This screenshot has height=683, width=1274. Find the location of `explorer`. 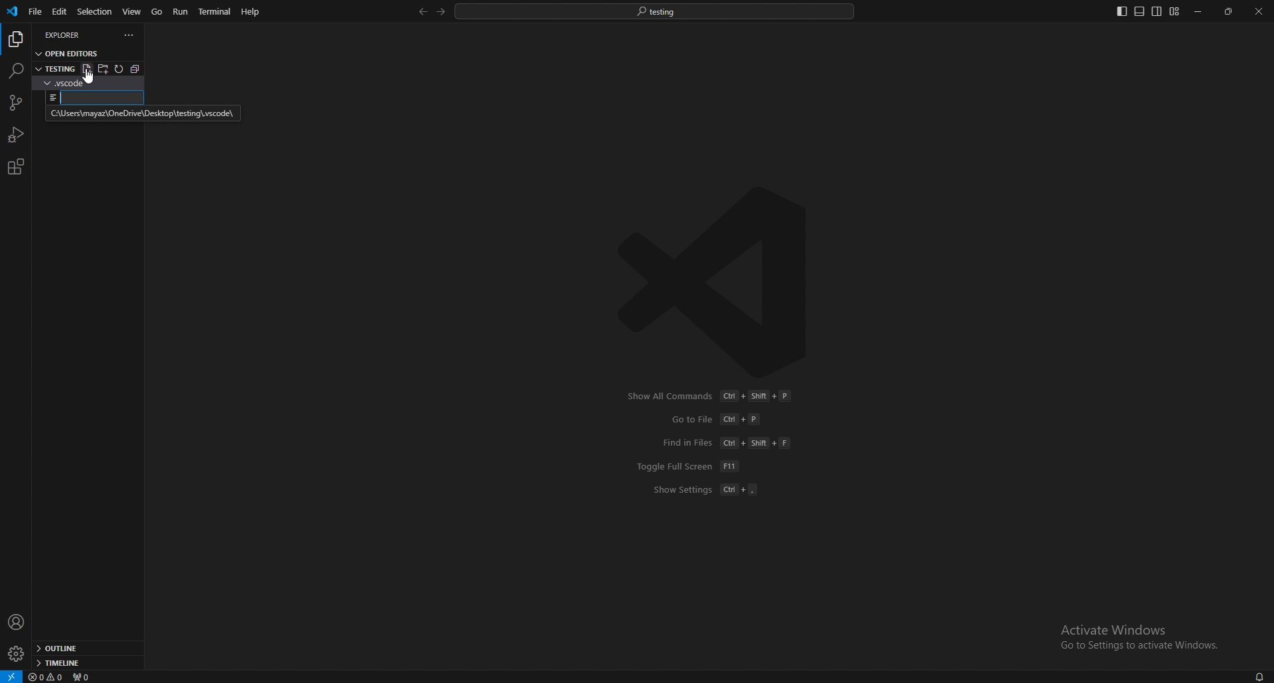

explorer is located at coordinates (70, 34).